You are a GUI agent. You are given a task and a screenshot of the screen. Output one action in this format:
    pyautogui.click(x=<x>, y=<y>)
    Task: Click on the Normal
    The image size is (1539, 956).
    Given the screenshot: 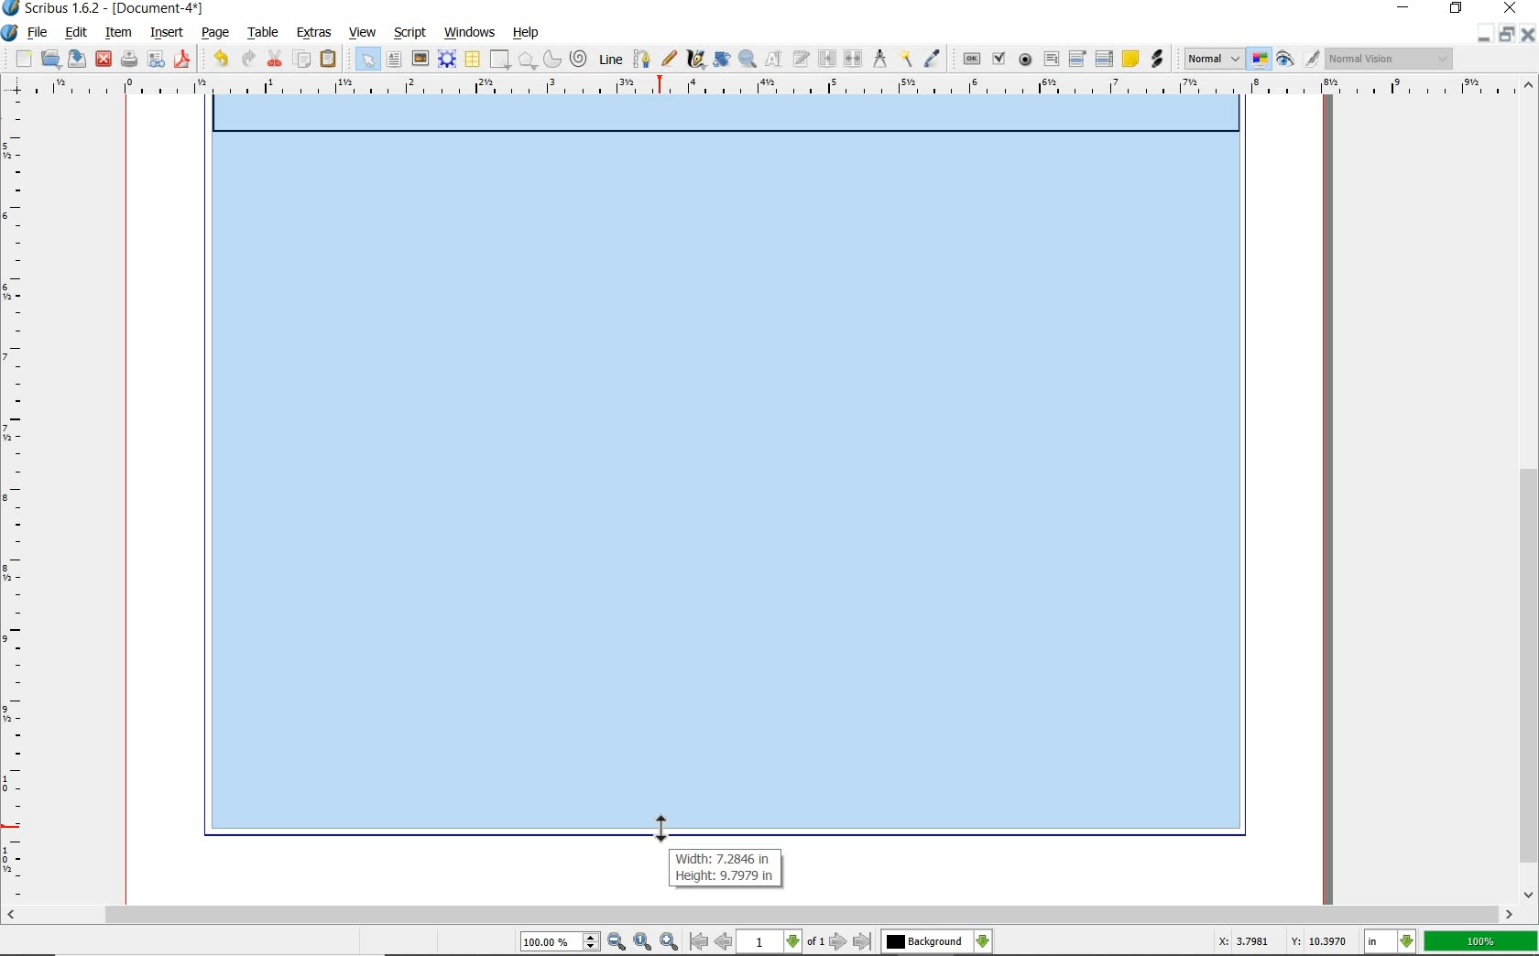 What is the action you would take?
    pyautogui.click(x=1213, y=59)
    